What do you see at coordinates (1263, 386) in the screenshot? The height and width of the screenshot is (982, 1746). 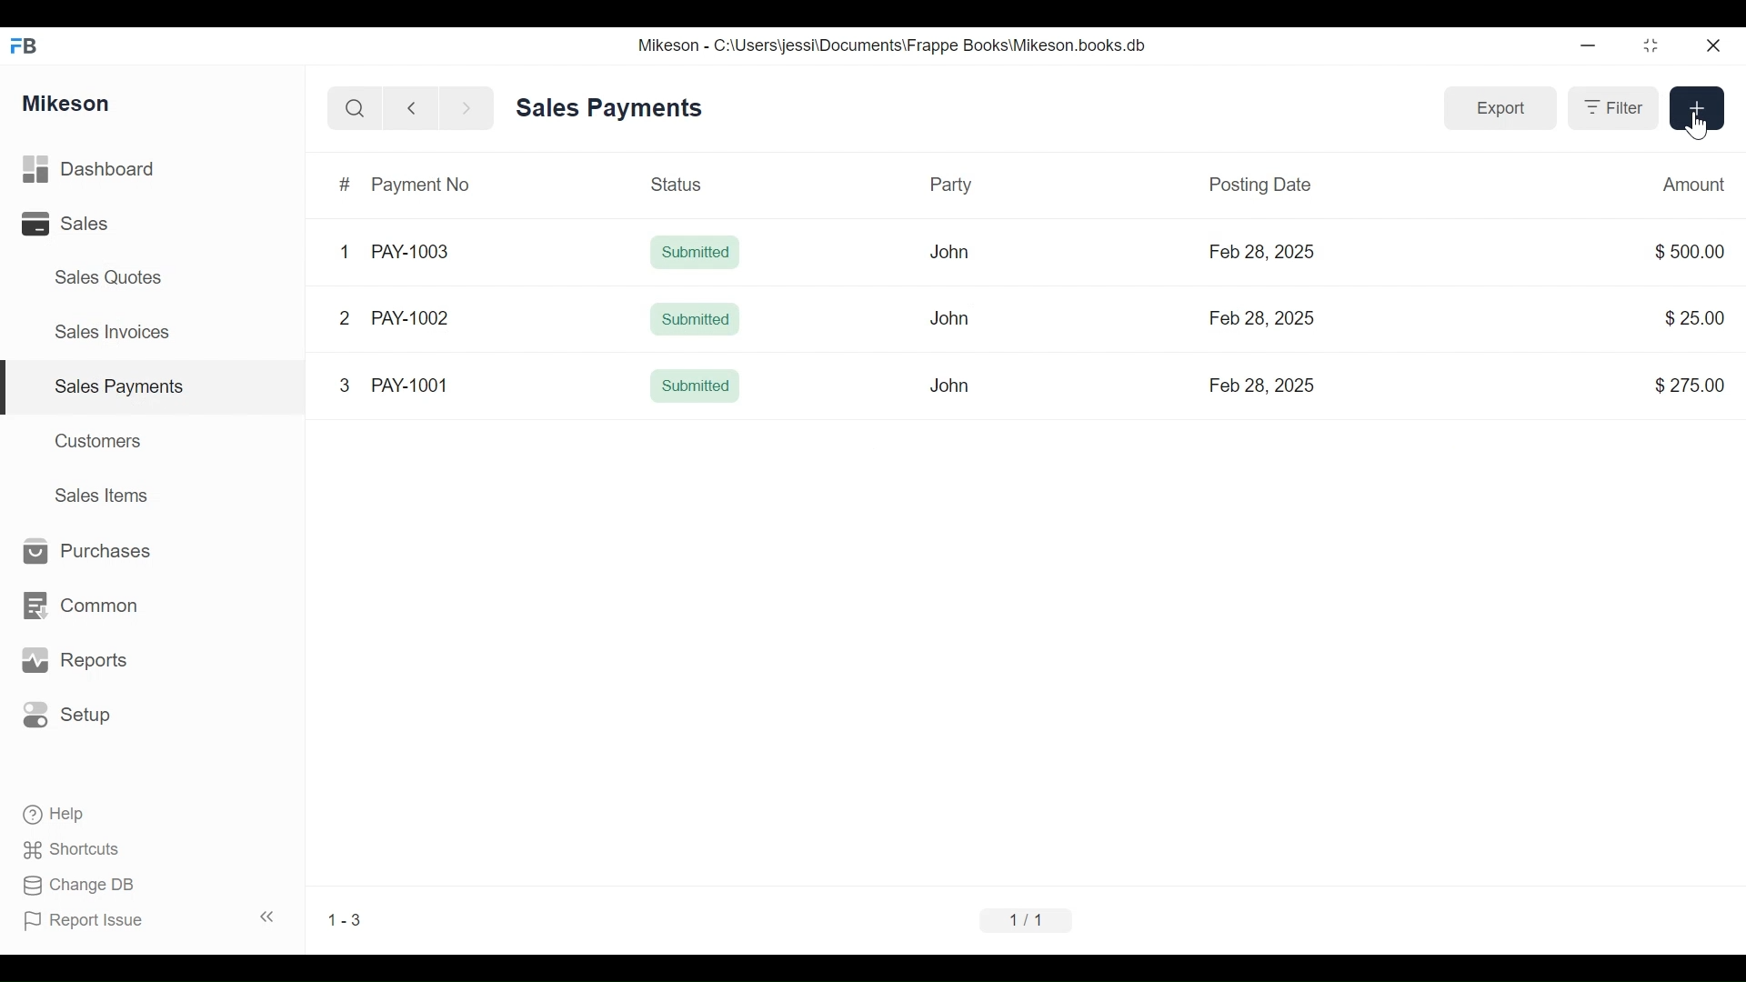 I see `Feb 28, 2025` at bounding box center [1263, 386].